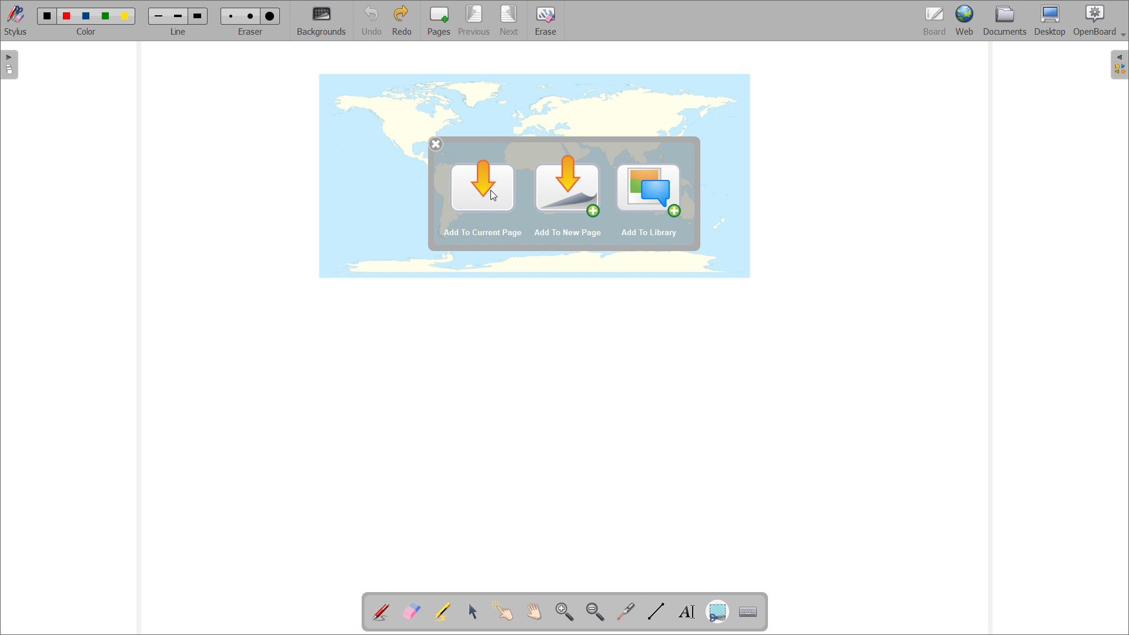 The image size is (1129, 635). What do you see at coordinates (322, 21) in the screenshot?
I see `backgrounds` at bounding box center [322, 21].